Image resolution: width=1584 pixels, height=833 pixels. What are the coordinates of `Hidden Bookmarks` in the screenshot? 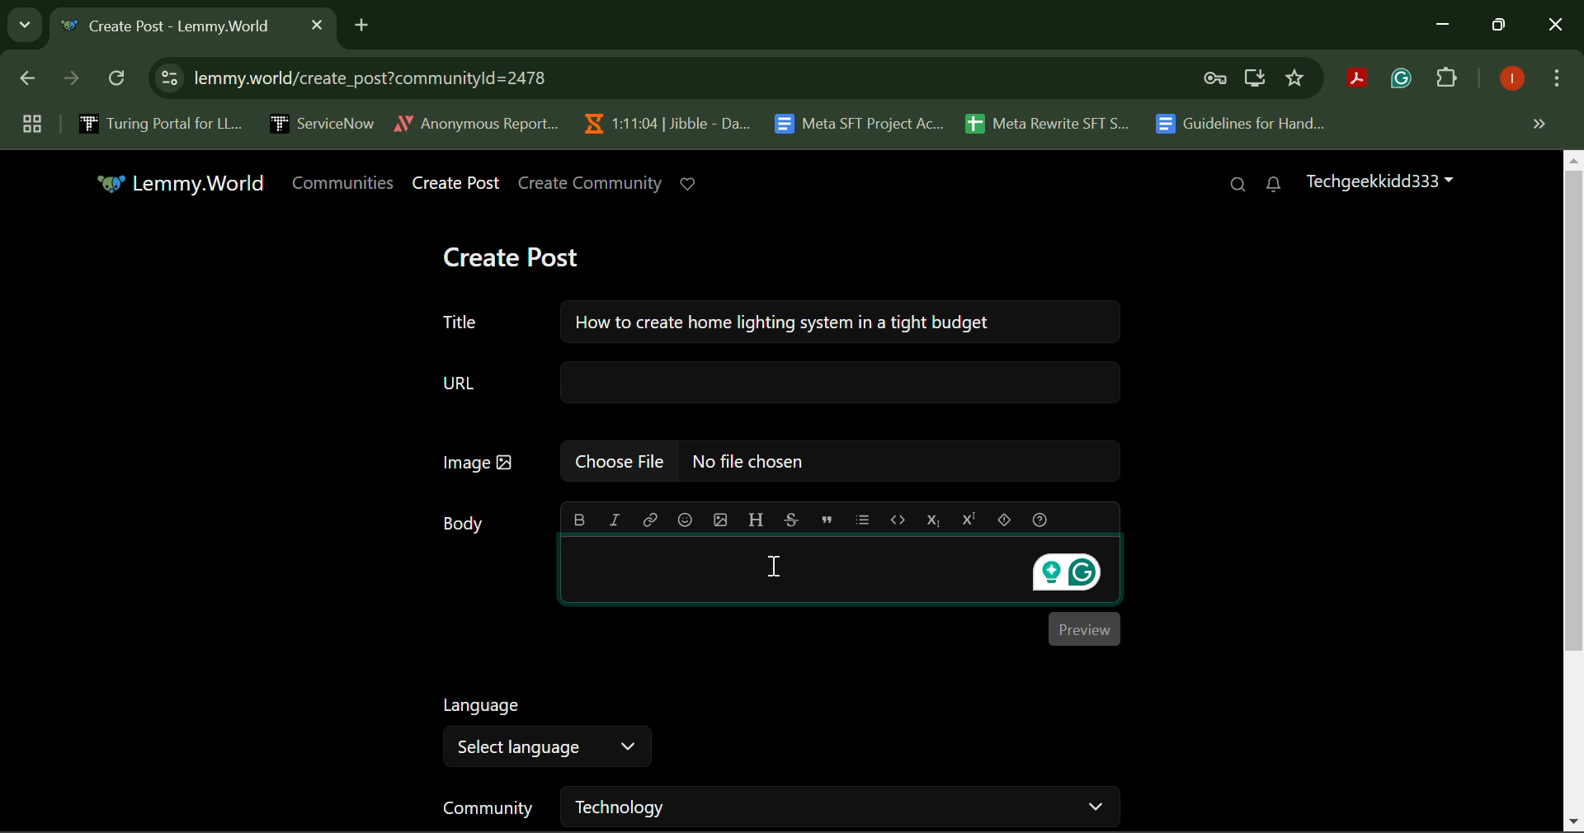 It's located at (1538, 123).